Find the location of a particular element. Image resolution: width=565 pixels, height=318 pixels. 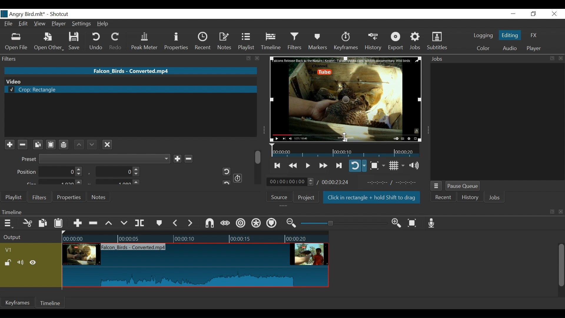

Redo is located at coordinates (116, 41).